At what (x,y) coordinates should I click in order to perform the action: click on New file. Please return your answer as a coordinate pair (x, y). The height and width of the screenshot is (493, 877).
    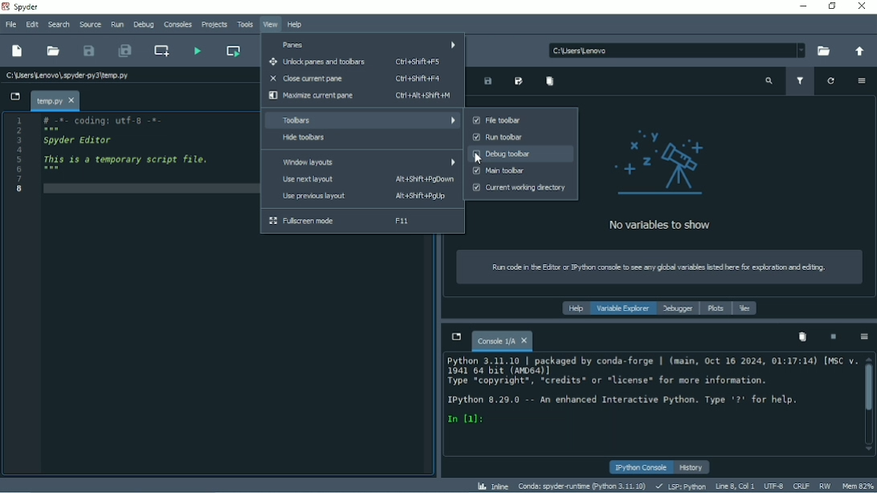
    Looking at the image, I should click on (18, 51).